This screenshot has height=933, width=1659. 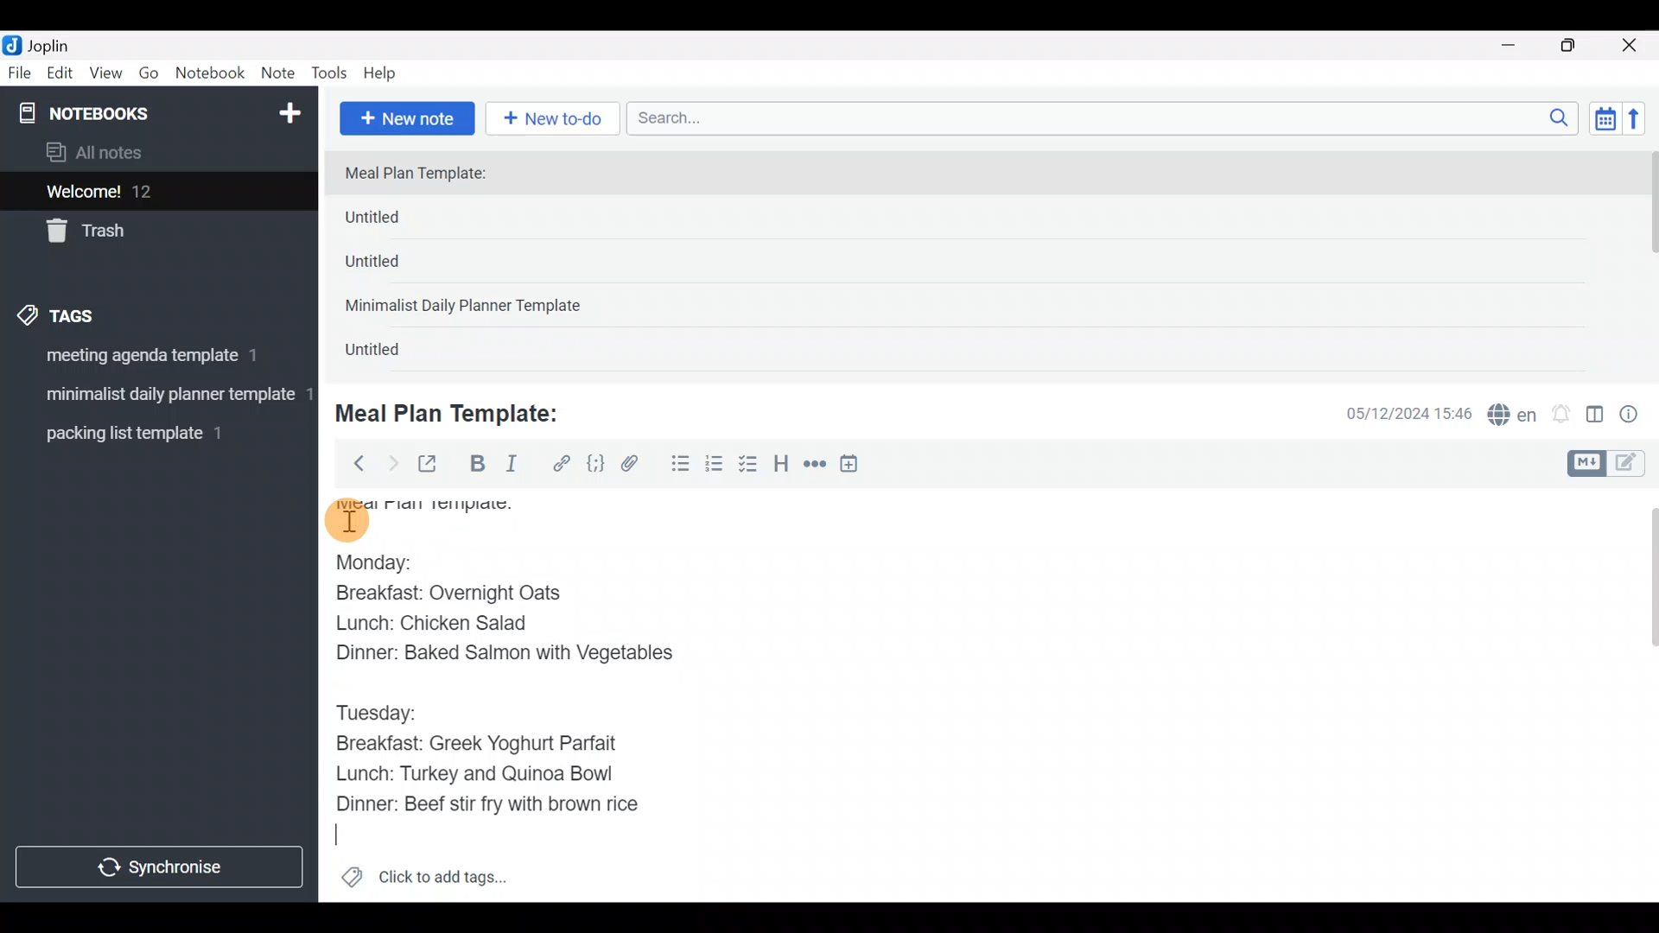 I want to click on Tools, so click(x=330, y=74).